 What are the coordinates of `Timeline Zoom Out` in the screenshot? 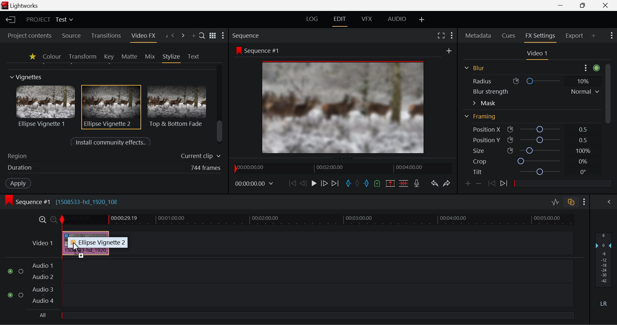 It's located at (53, 219).